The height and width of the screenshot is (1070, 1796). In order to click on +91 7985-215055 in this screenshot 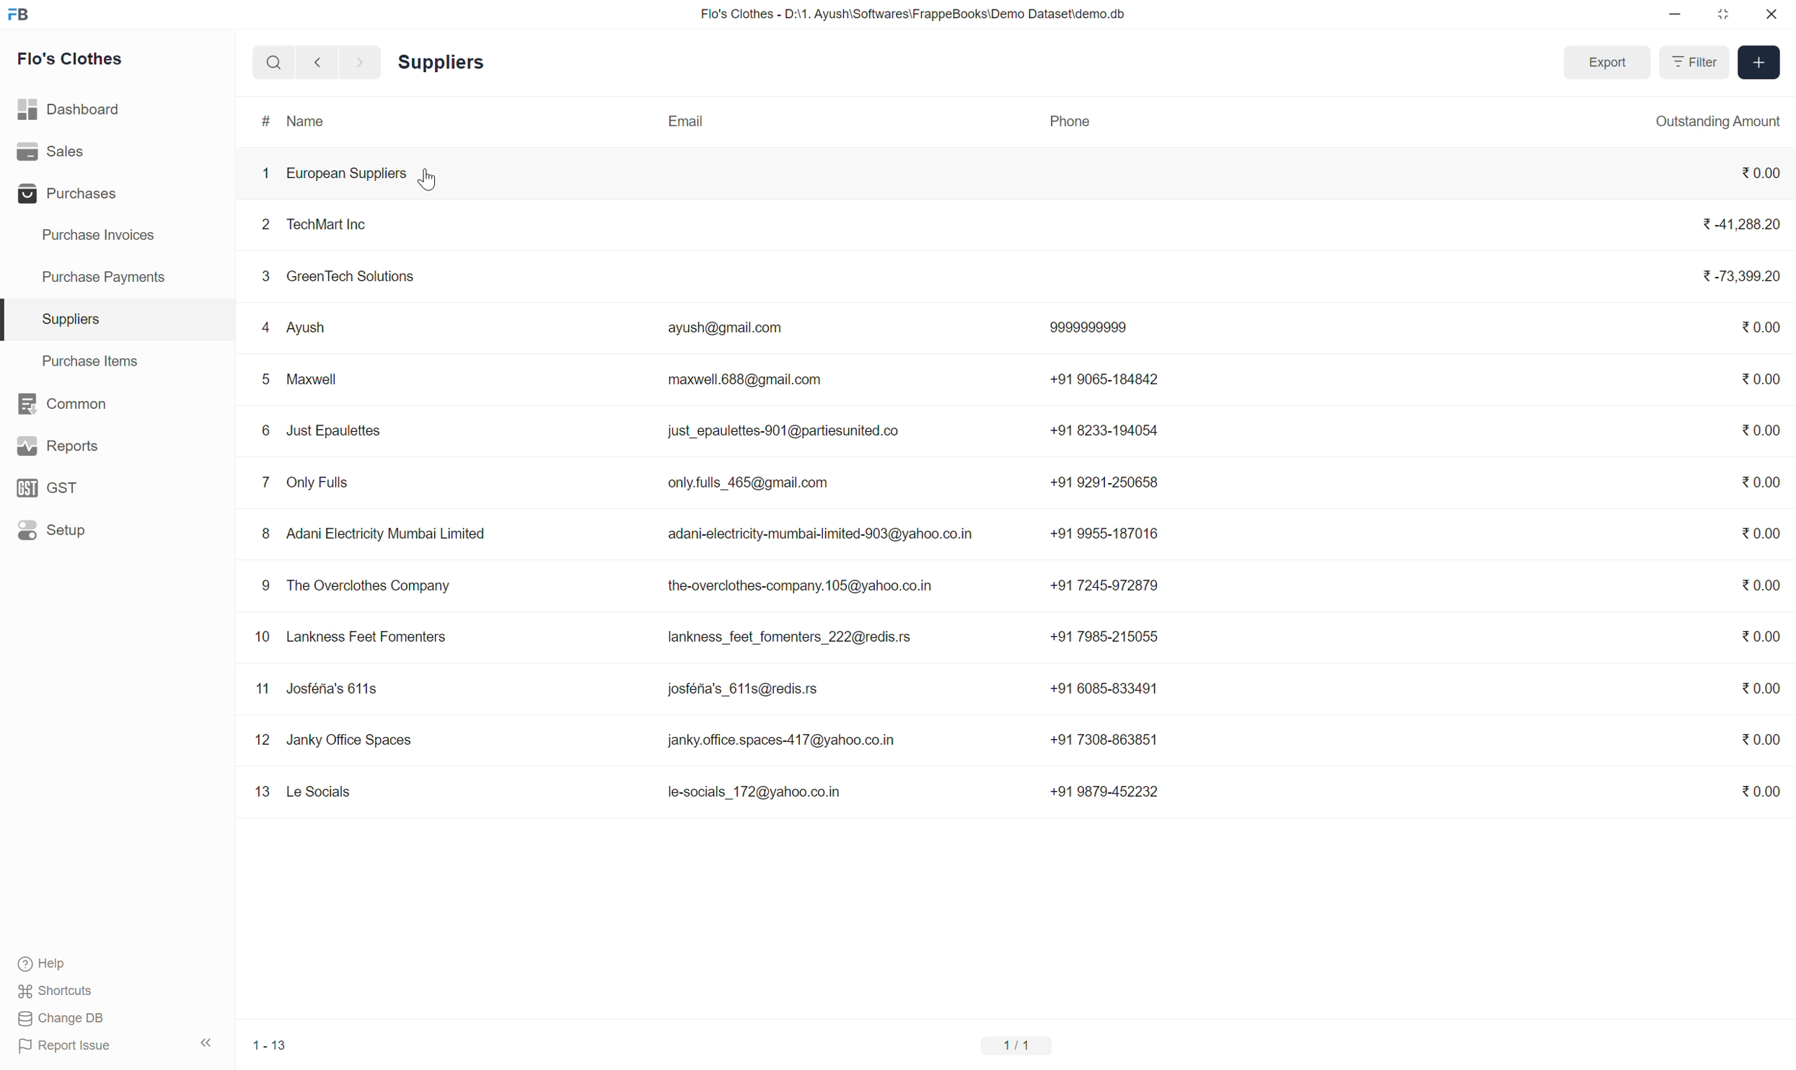, I will do `click(1097, 640)`.